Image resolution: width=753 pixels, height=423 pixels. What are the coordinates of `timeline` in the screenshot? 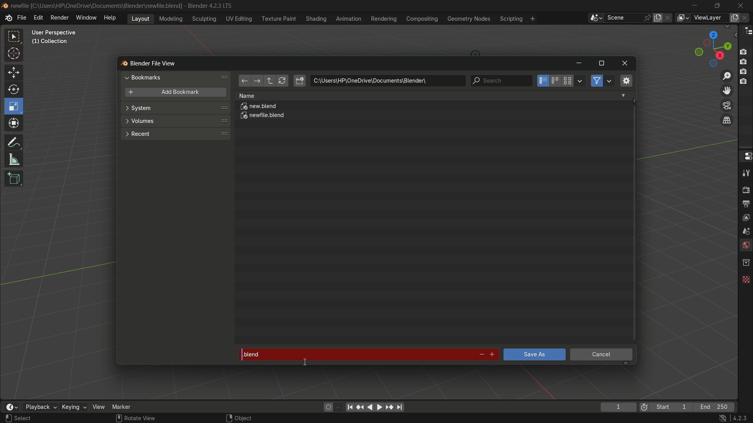 It's located at (11, 407).